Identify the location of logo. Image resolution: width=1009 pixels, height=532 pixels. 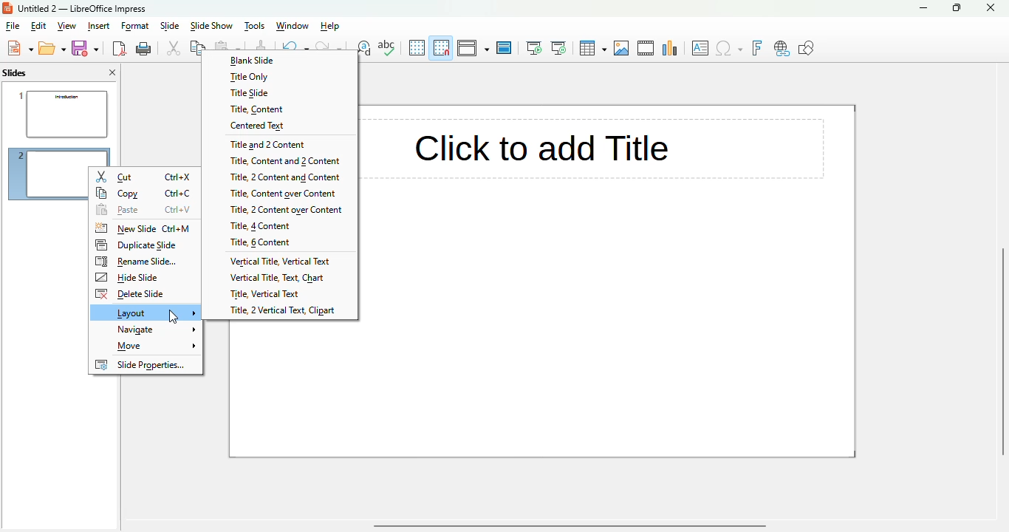
(7, 7).